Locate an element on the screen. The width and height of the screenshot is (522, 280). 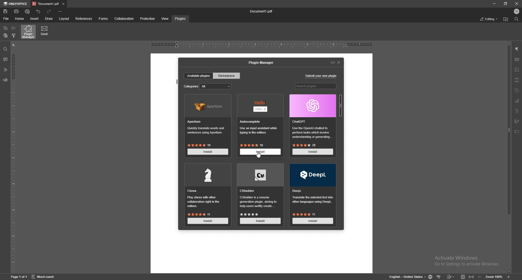
fit to screen is located at coordinates (462, 276).